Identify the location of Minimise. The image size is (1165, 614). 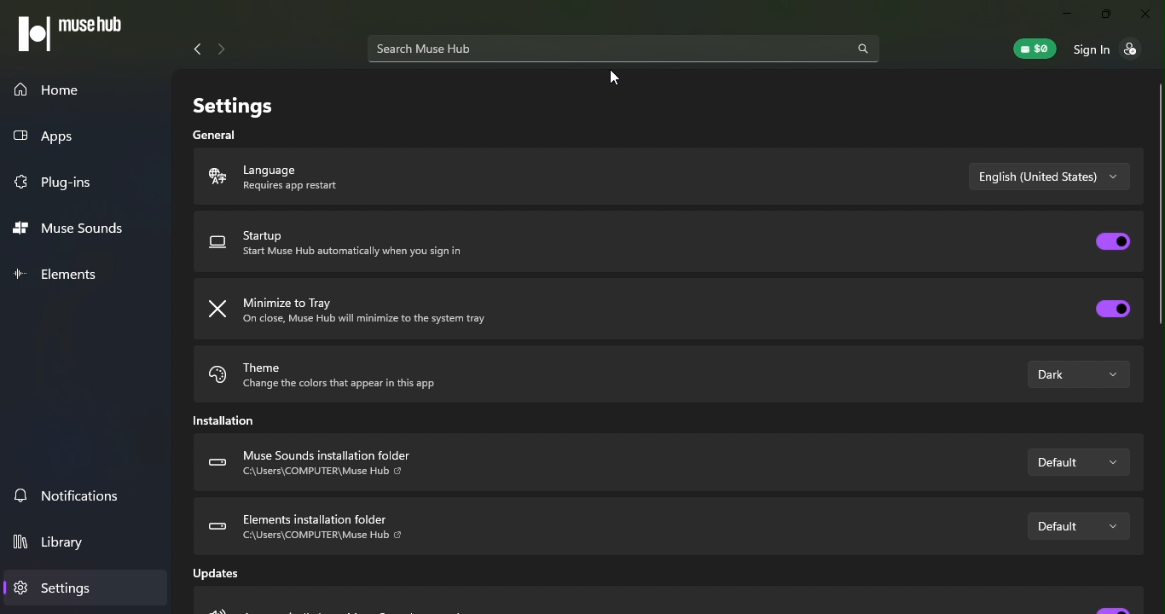
(1067, 14).